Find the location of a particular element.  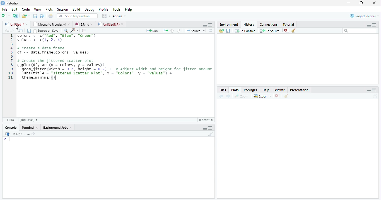

Tutorial is located at coordinates (289, 24).